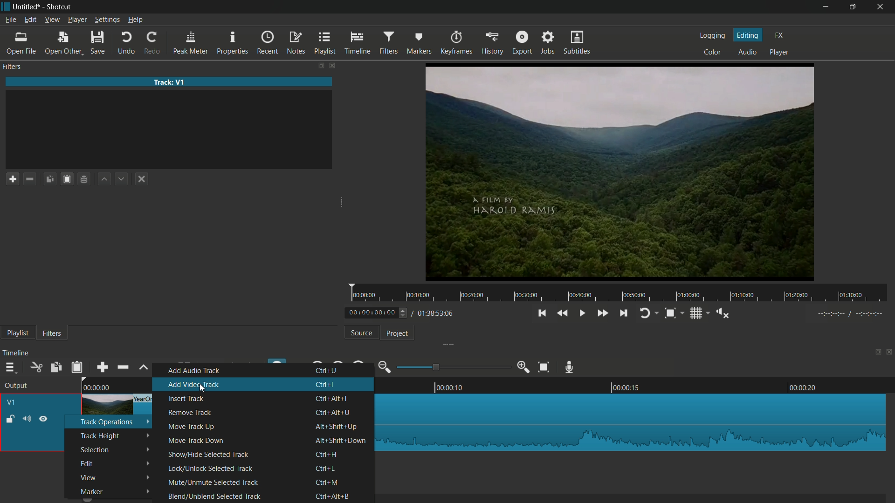 This screenshot has width=895, height=503. I want to click on key shortcut, so click(334, 496).